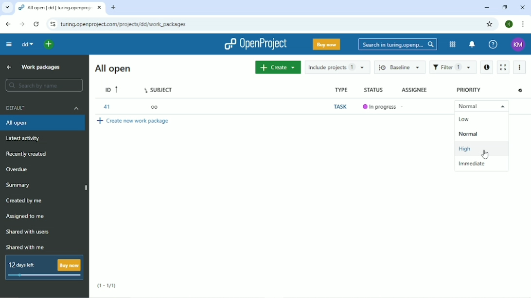  What do you see at coordinates (159, 89) in the screenshot?
I see `Subject` at bounding box center [159, 89].